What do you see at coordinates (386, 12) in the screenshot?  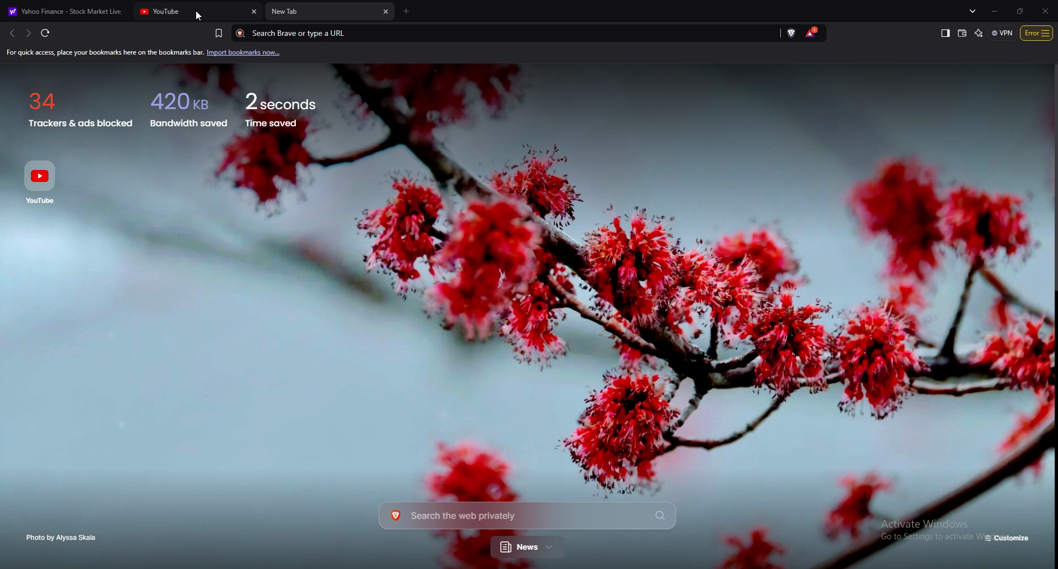 I see `close tab` at bounding box center [386, 12].